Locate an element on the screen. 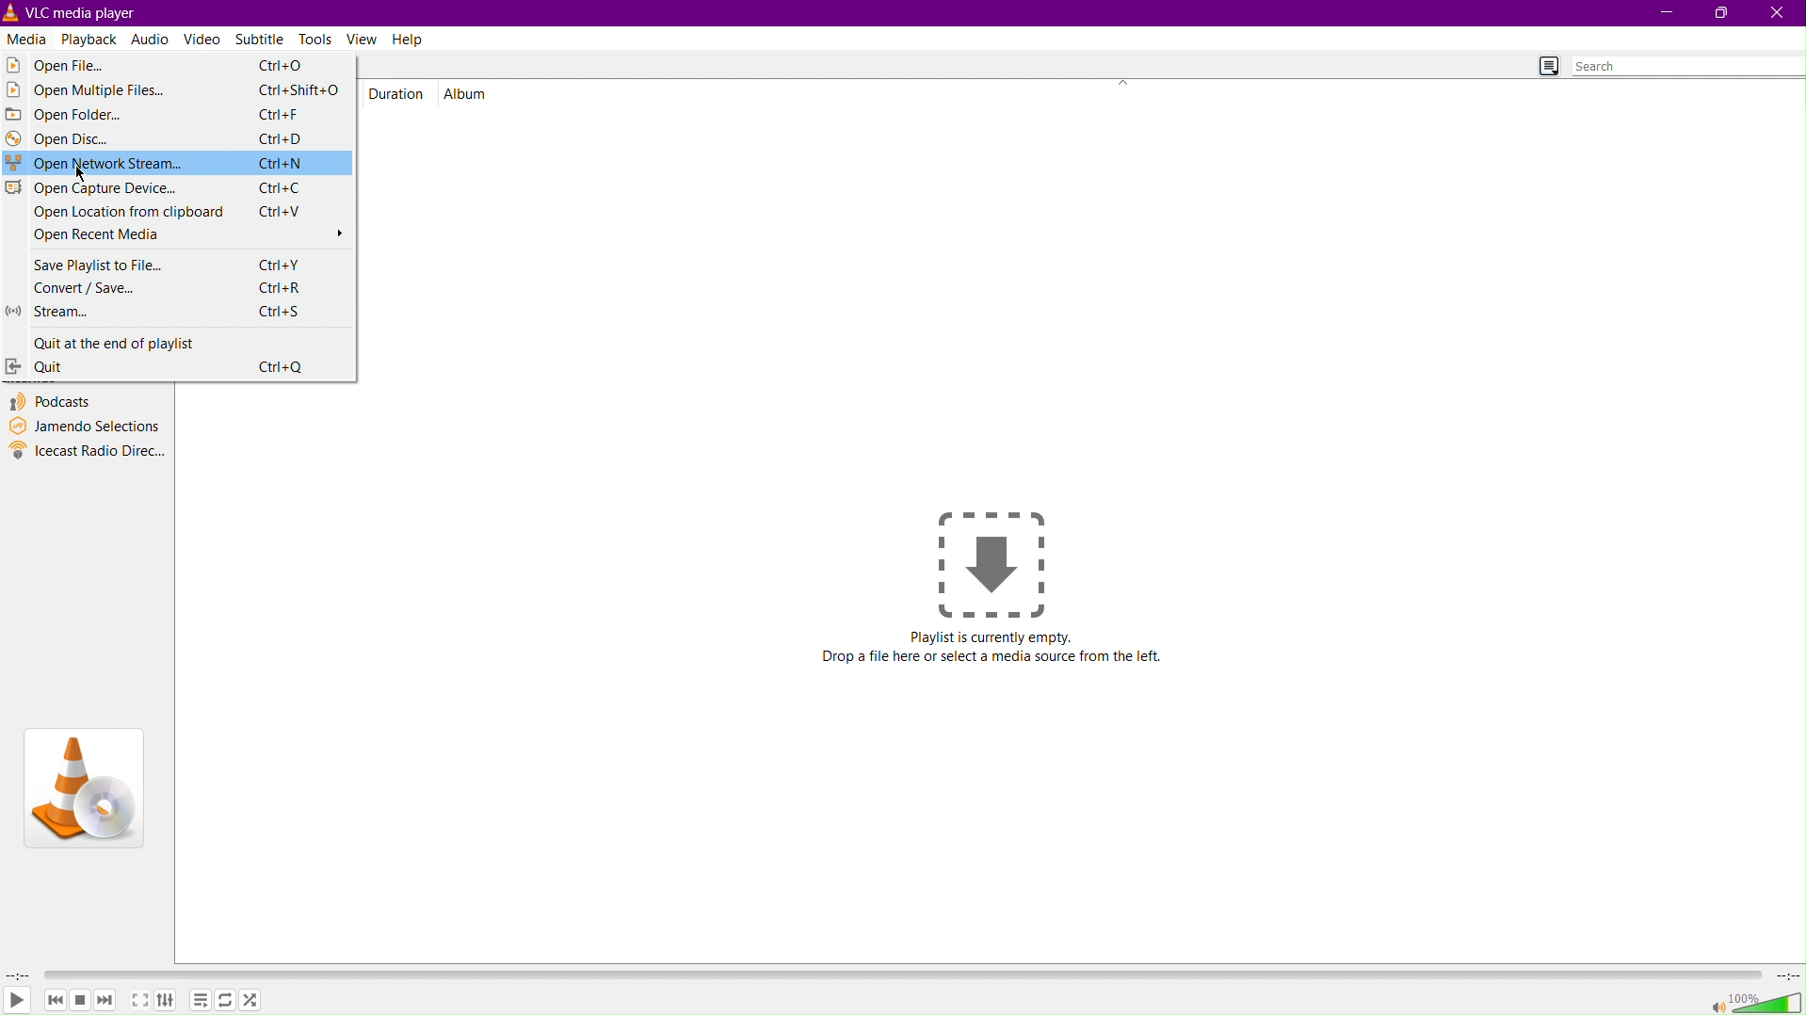 The width and height of the screenshot is (1806, 1015). Media is located at coordinates (29, 38).